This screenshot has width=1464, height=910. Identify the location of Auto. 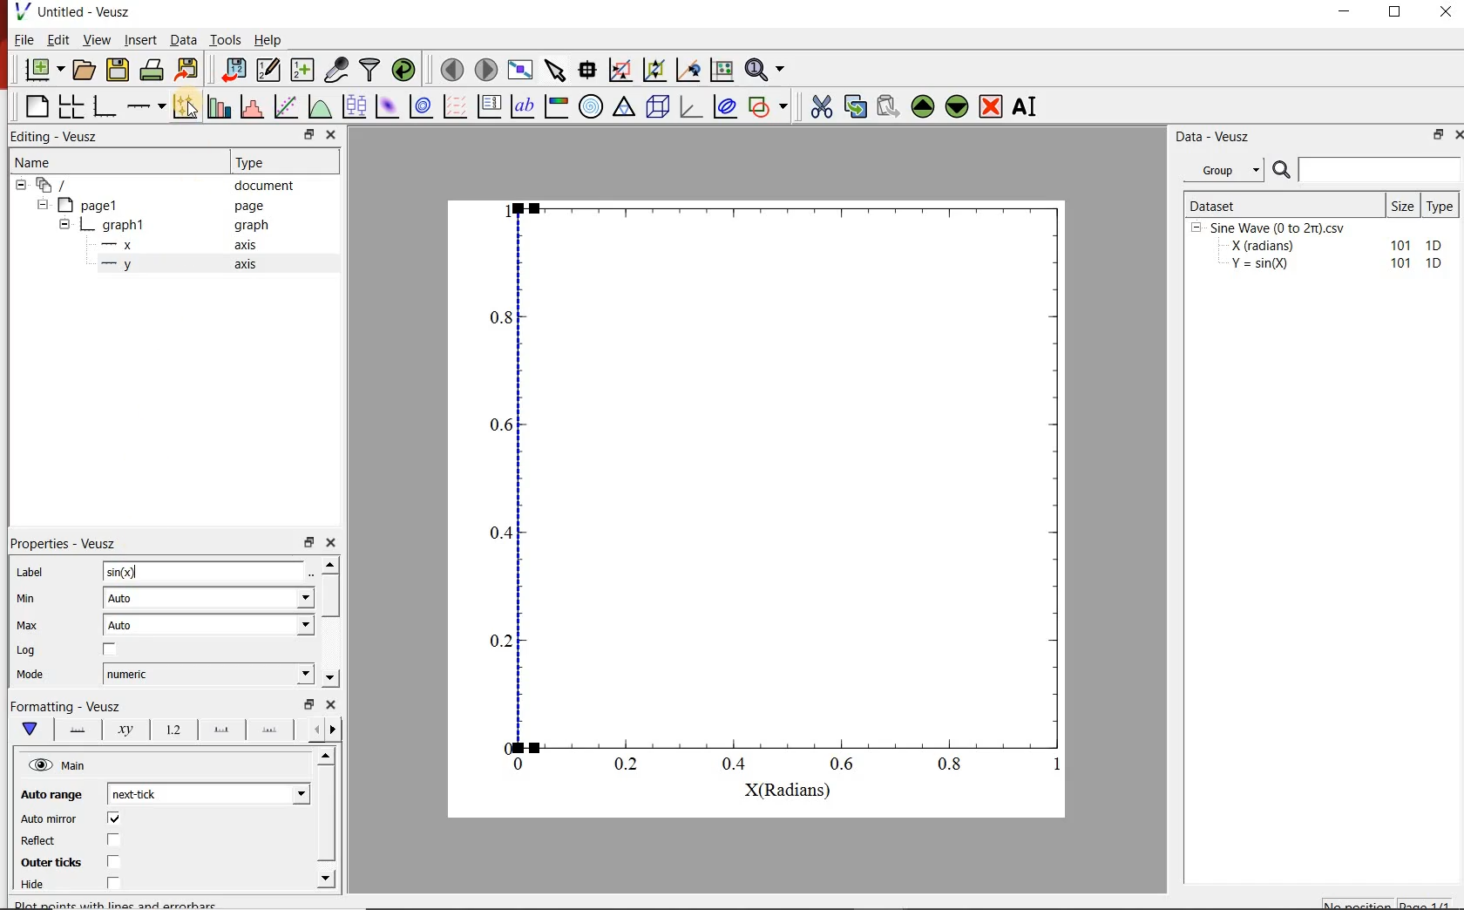
(208, 625).